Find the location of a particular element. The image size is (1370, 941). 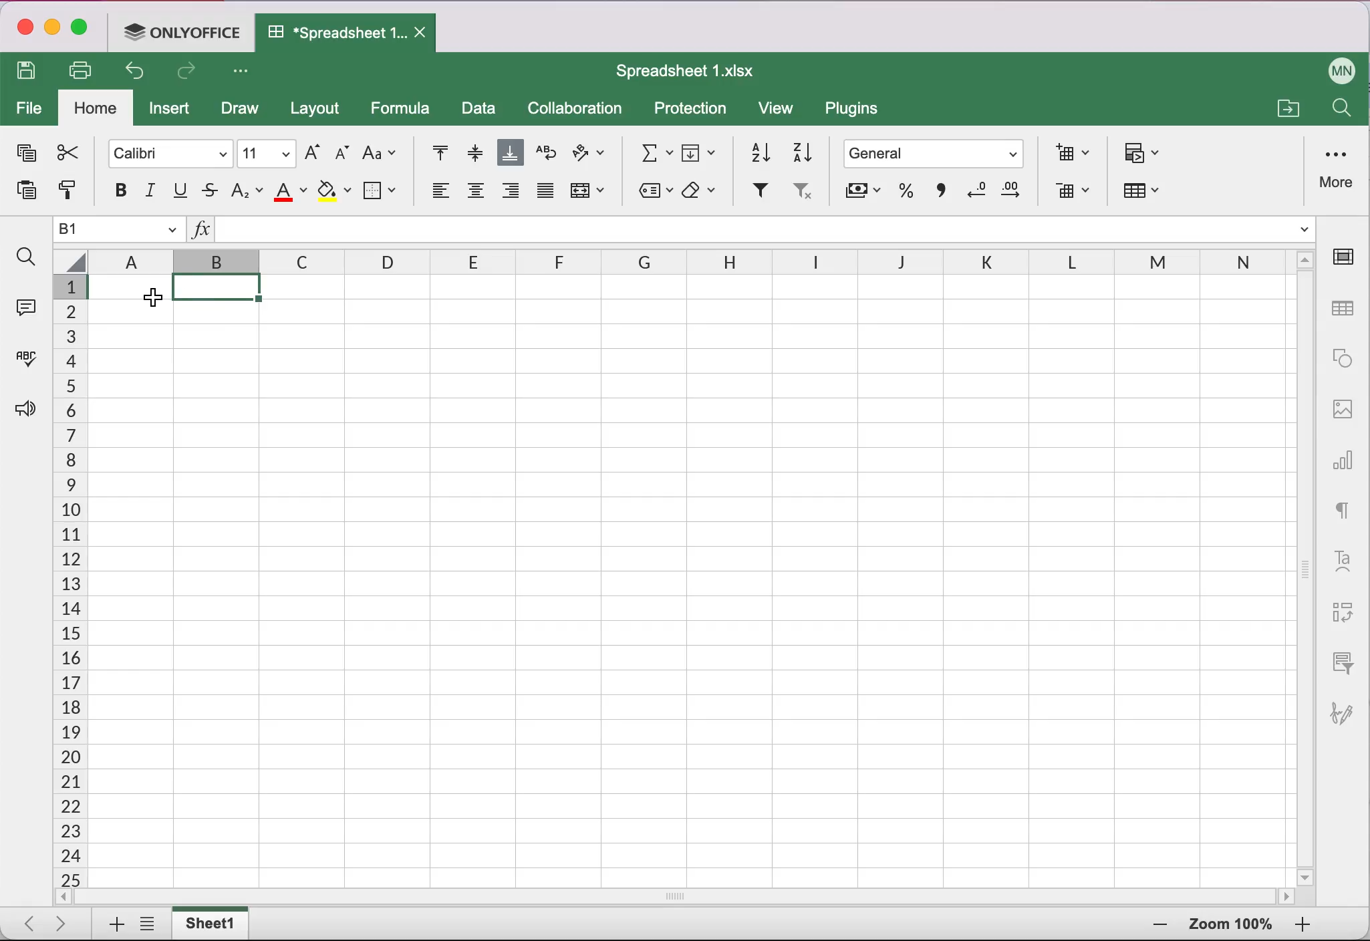

draw is located at coordinates (239, 110).